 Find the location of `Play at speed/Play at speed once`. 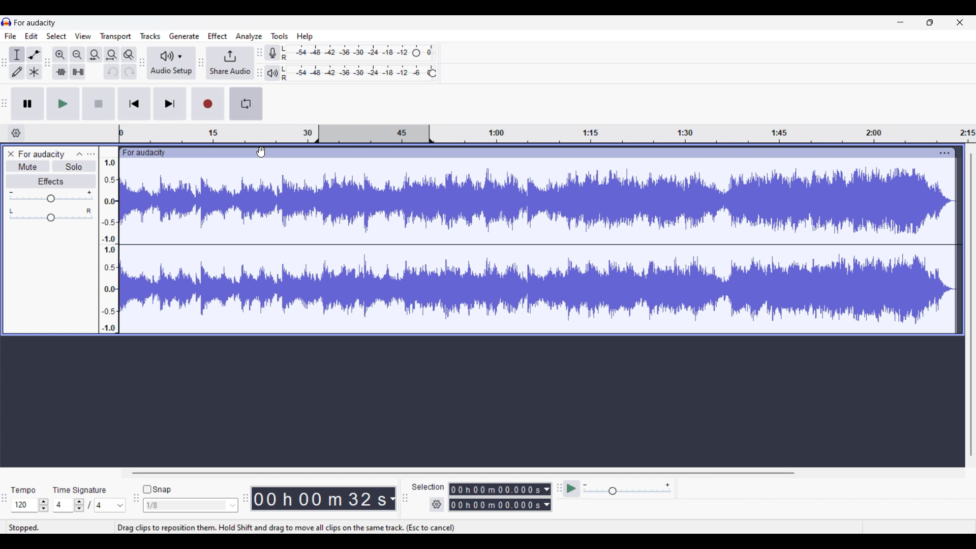

Play at speed/Play at speed once is located at coordinates (571, 489).